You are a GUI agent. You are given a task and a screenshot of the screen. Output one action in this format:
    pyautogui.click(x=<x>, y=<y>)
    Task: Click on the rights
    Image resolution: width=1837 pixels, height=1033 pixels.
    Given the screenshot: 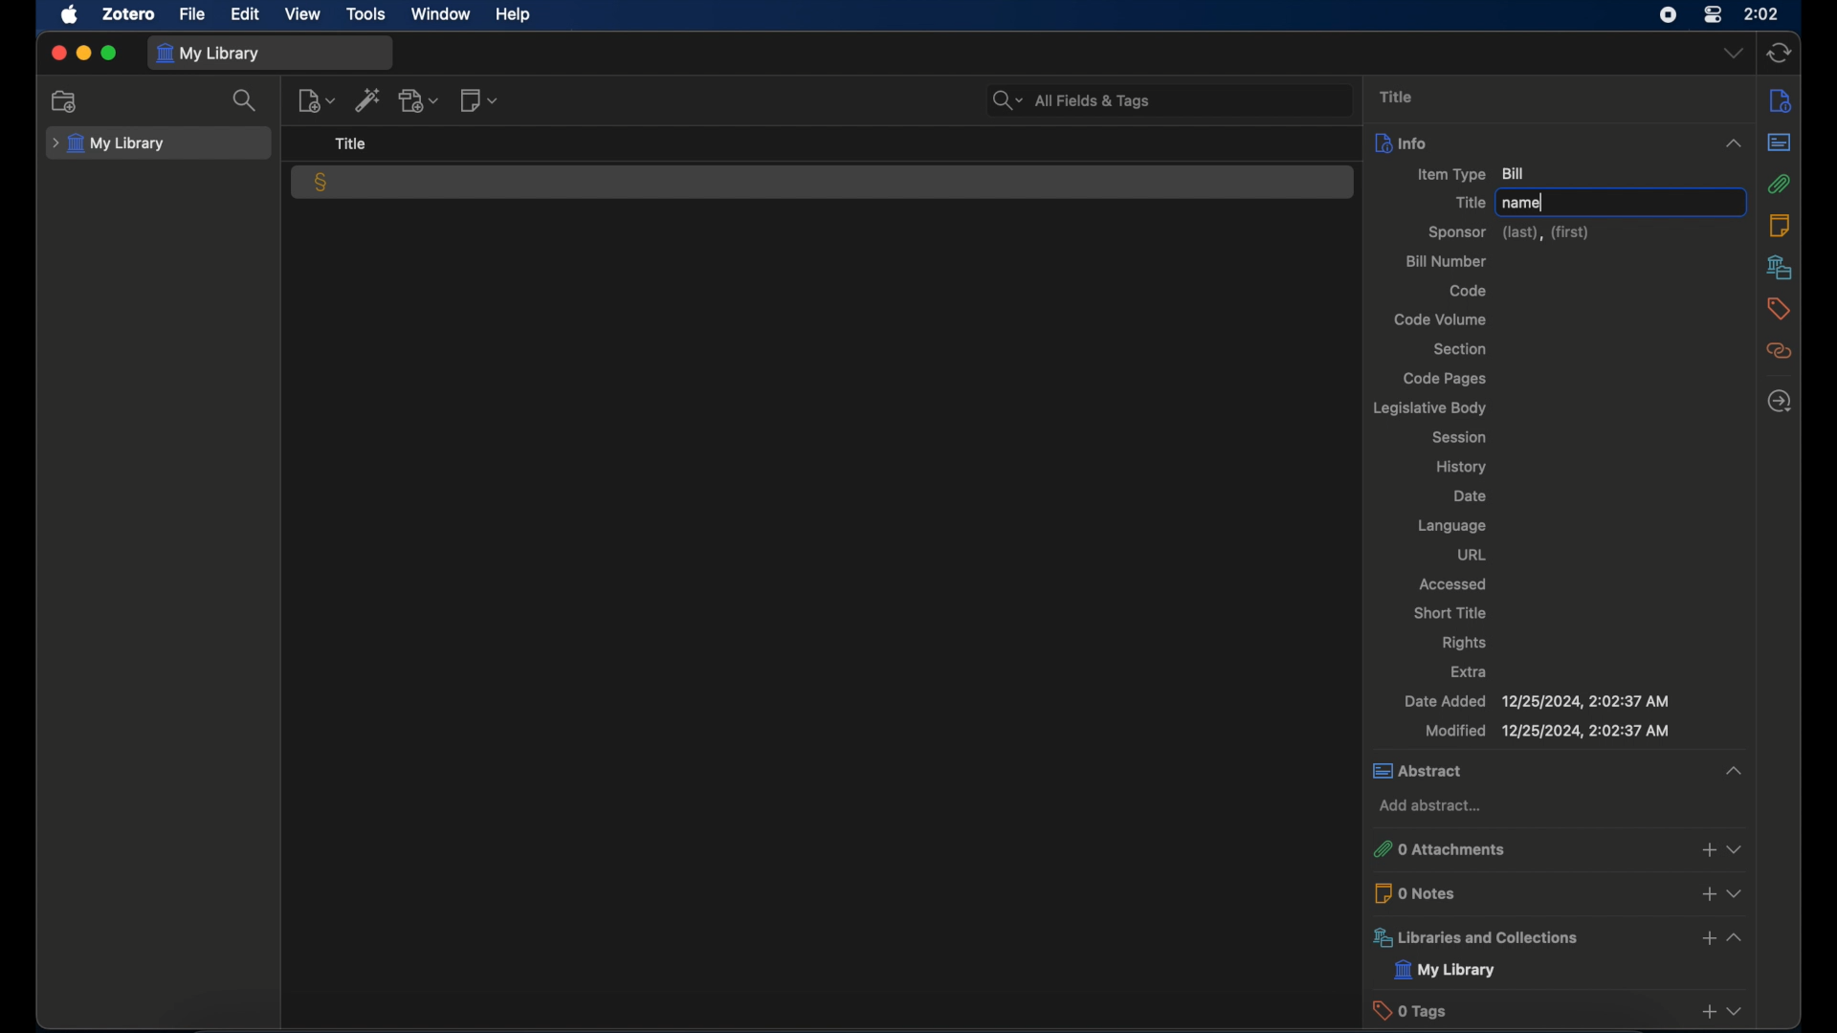 What is the action you would take?
    pyautogui.click(x=1465, y=643)
    